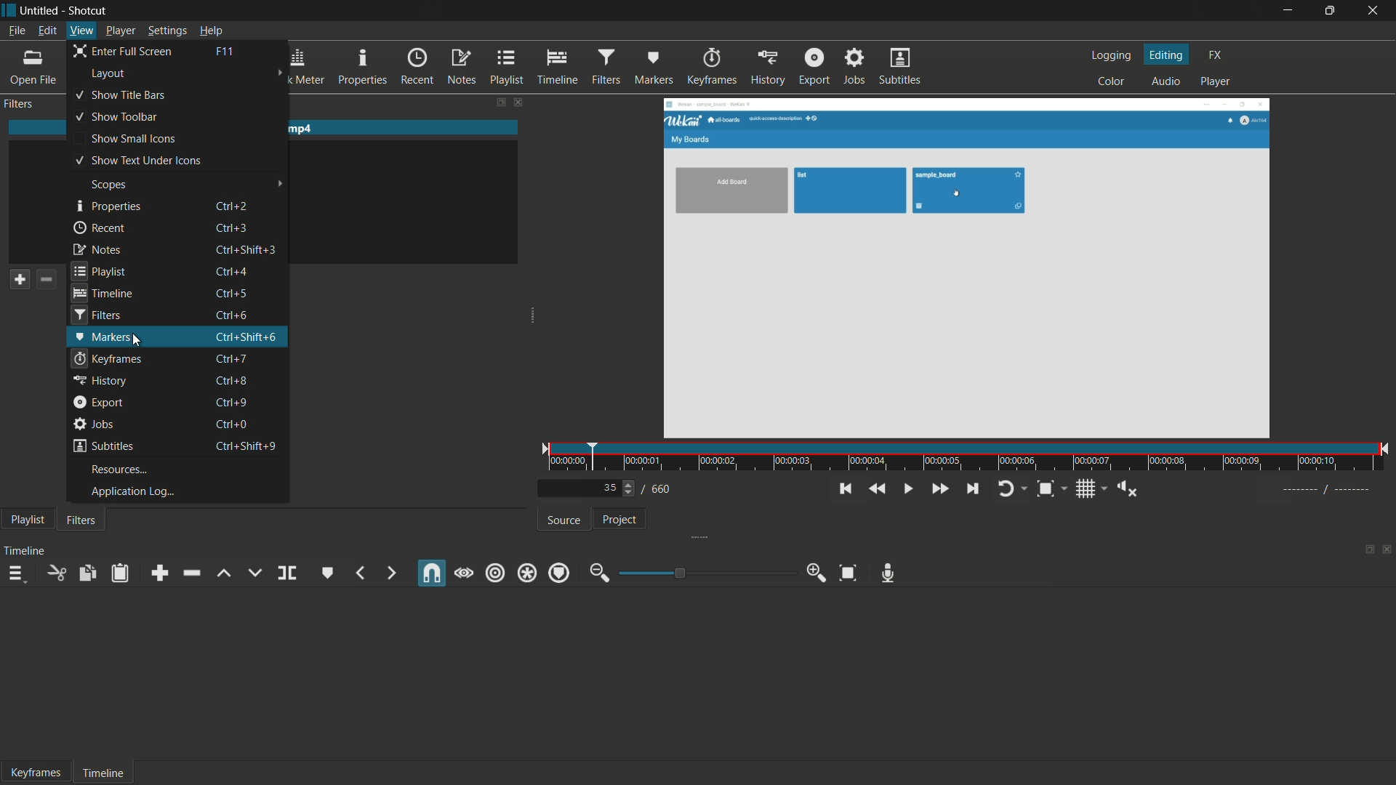 This screenshot has width=1396, height=785. I want to click on layout, so click(107, 73).